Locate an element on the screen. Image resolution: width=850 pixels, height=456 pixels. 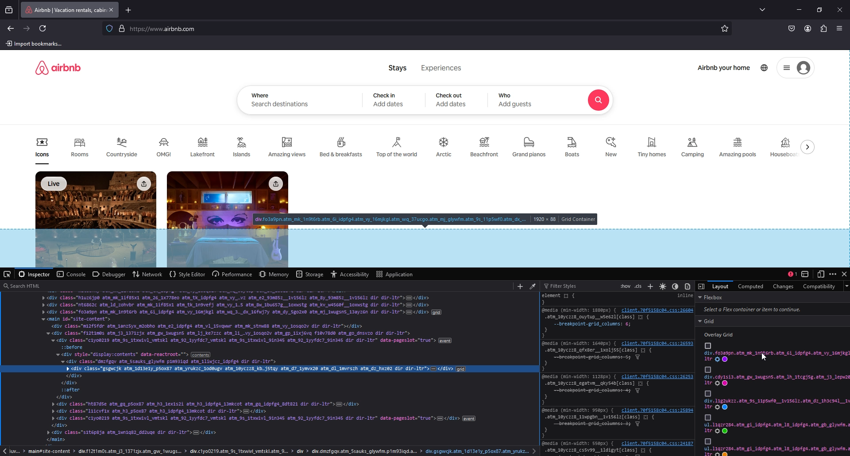
changes is located at coordinates (782, 286).